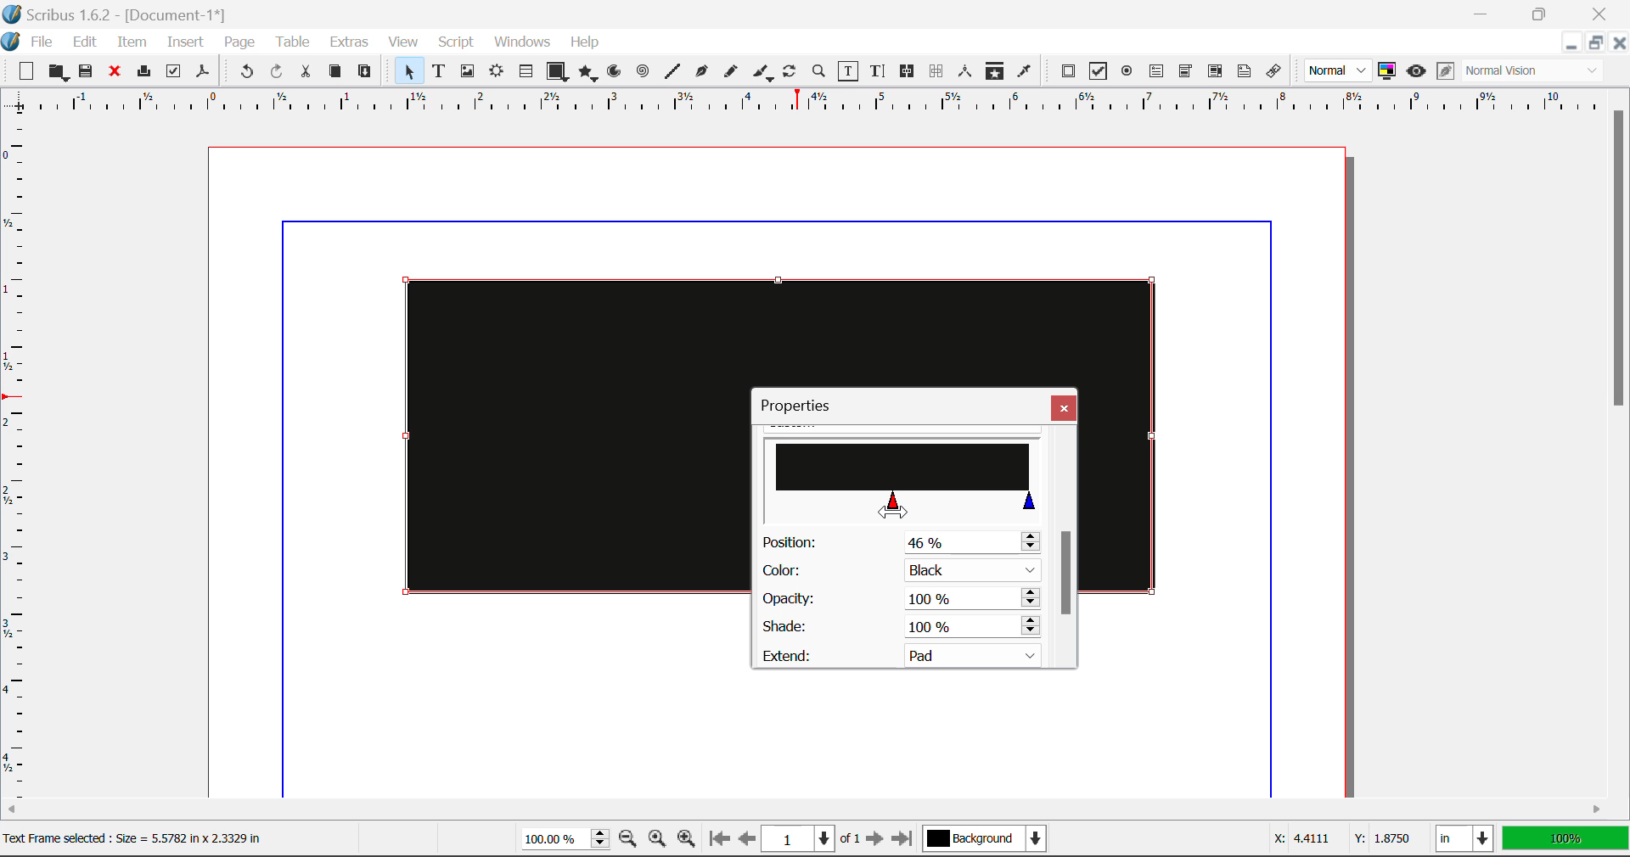 The width and height of the screenshot is (1630, 857). I want to click on Preflight Verifier, so click(173, 74).